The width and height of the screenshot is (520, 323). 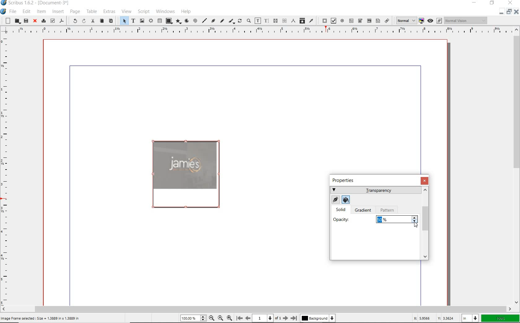 I want to click on Scribus 1.6.2, so click(x=36, y=3).